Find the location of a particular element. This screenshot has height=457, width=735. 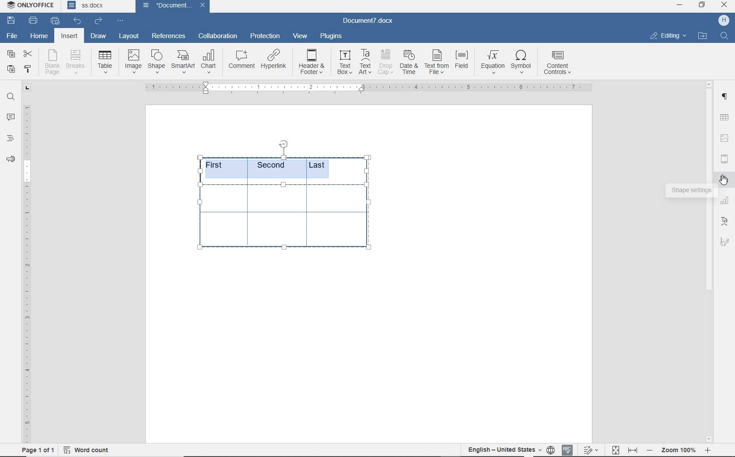

file is located at coordinates (11, 35).